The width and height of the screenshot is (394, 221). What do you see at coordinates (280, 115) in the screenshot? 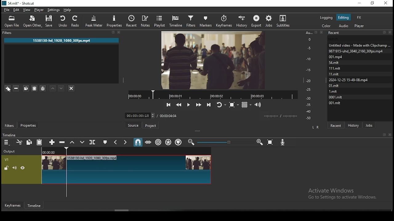
I see `time format` at bounding box center [280, 115].